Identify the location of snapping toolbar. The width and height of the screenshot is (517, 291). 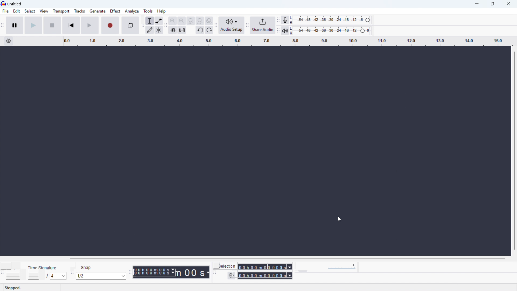
(71, 273).